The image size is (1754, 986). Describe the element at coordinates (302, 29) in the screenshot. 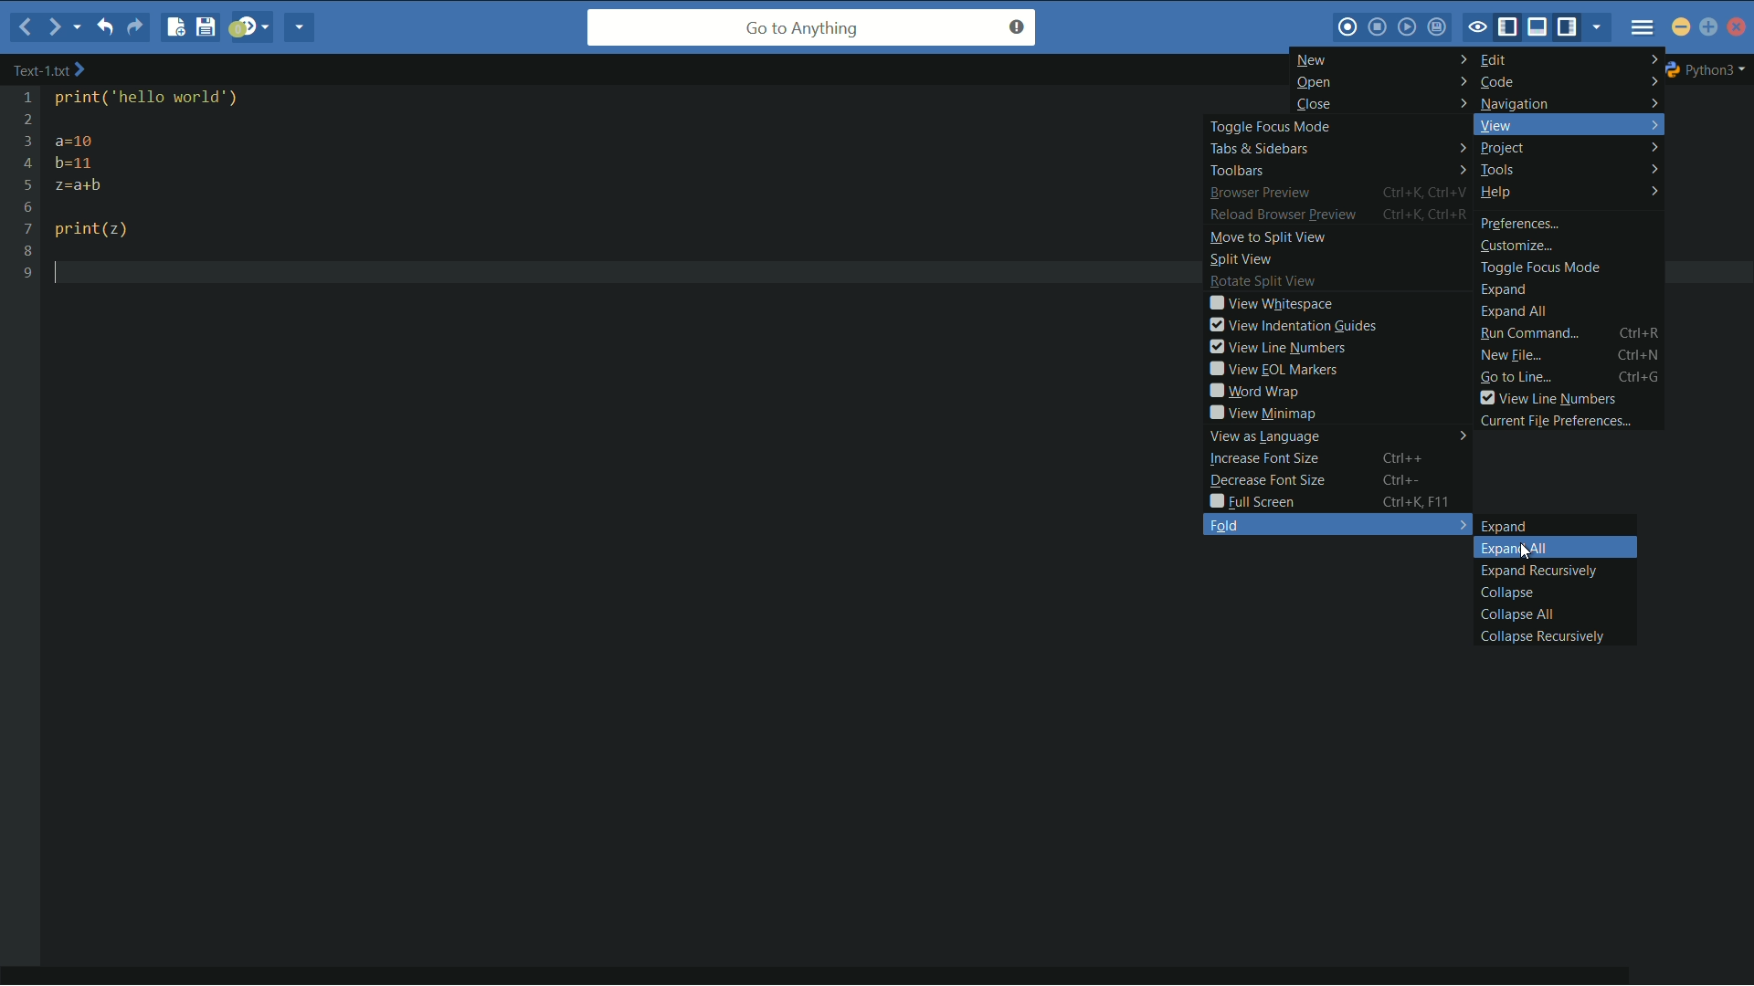

I see `share current file` at that location.